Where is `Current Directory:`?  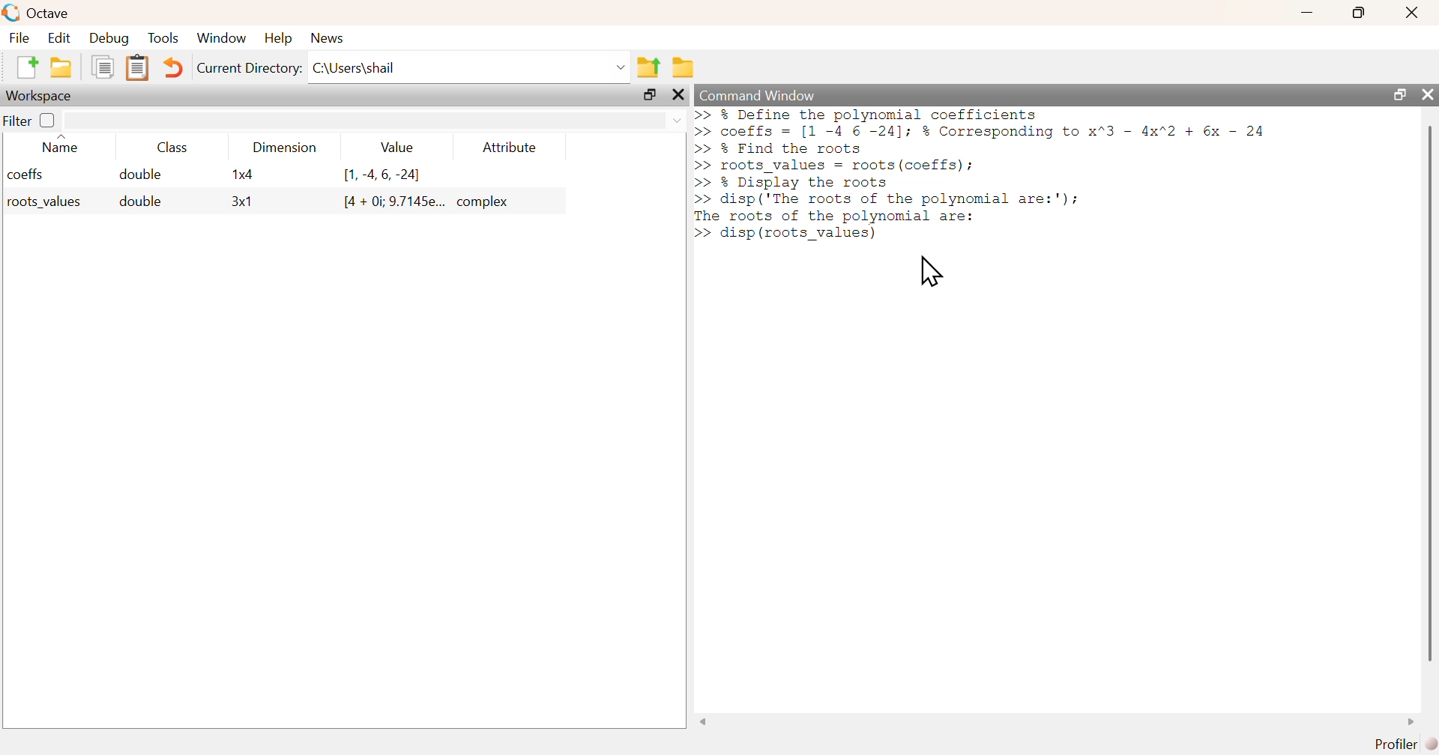
Current Directory: is located at coordinates (248, 68).